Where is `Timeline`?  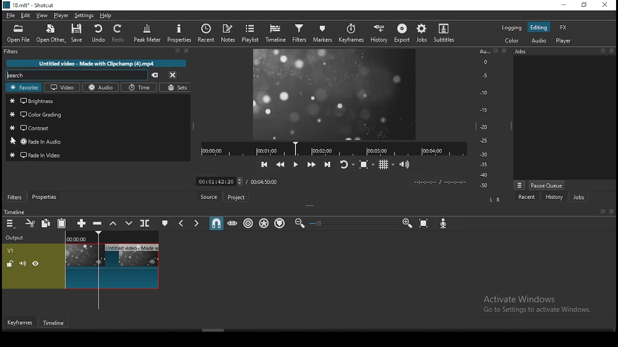
Timeline is located at coordinates (112, 236).